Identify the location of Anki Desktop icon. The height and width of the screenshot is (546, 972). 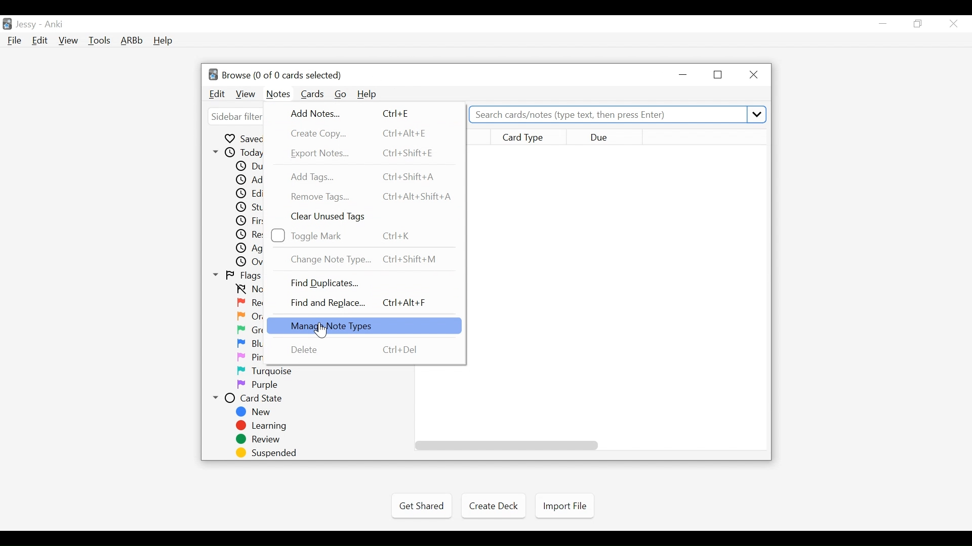
(7, 24).